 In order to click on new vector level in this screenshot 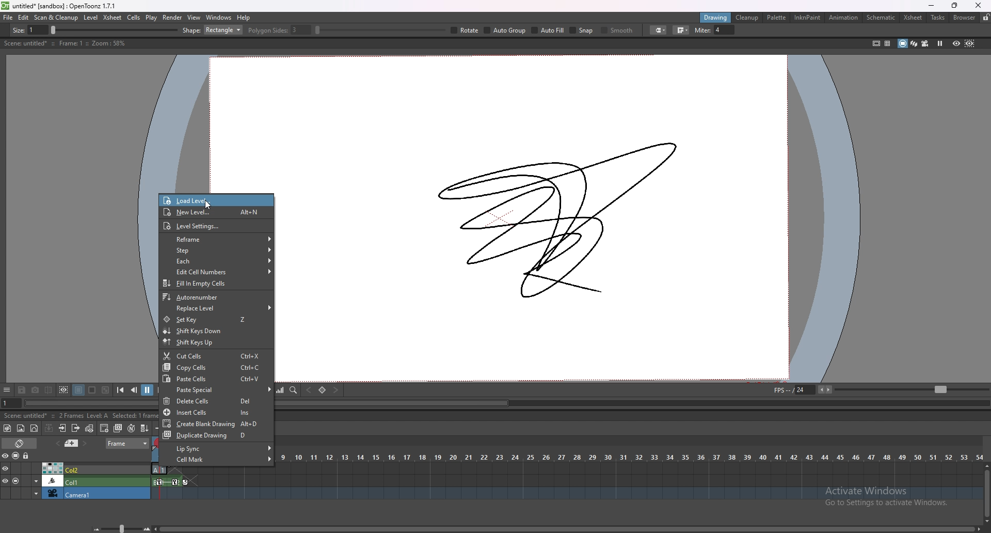, I will do `click(35, 429)`.